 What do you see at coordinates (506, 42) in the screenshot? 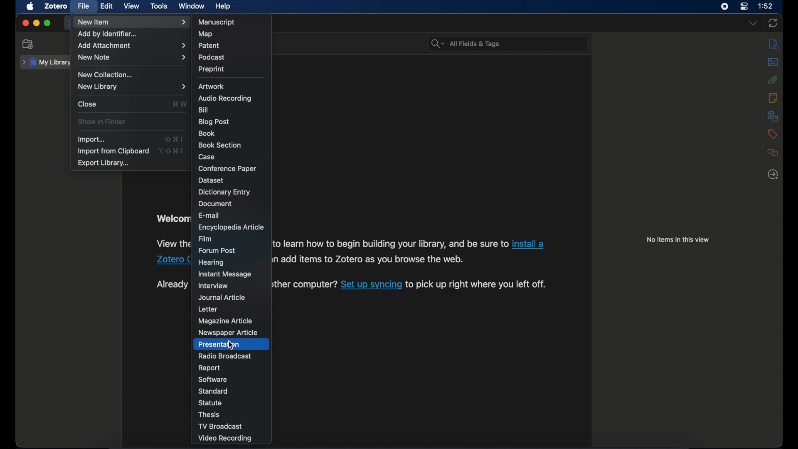
I see `All Fields & Tags` at bounding box center [506, 42].